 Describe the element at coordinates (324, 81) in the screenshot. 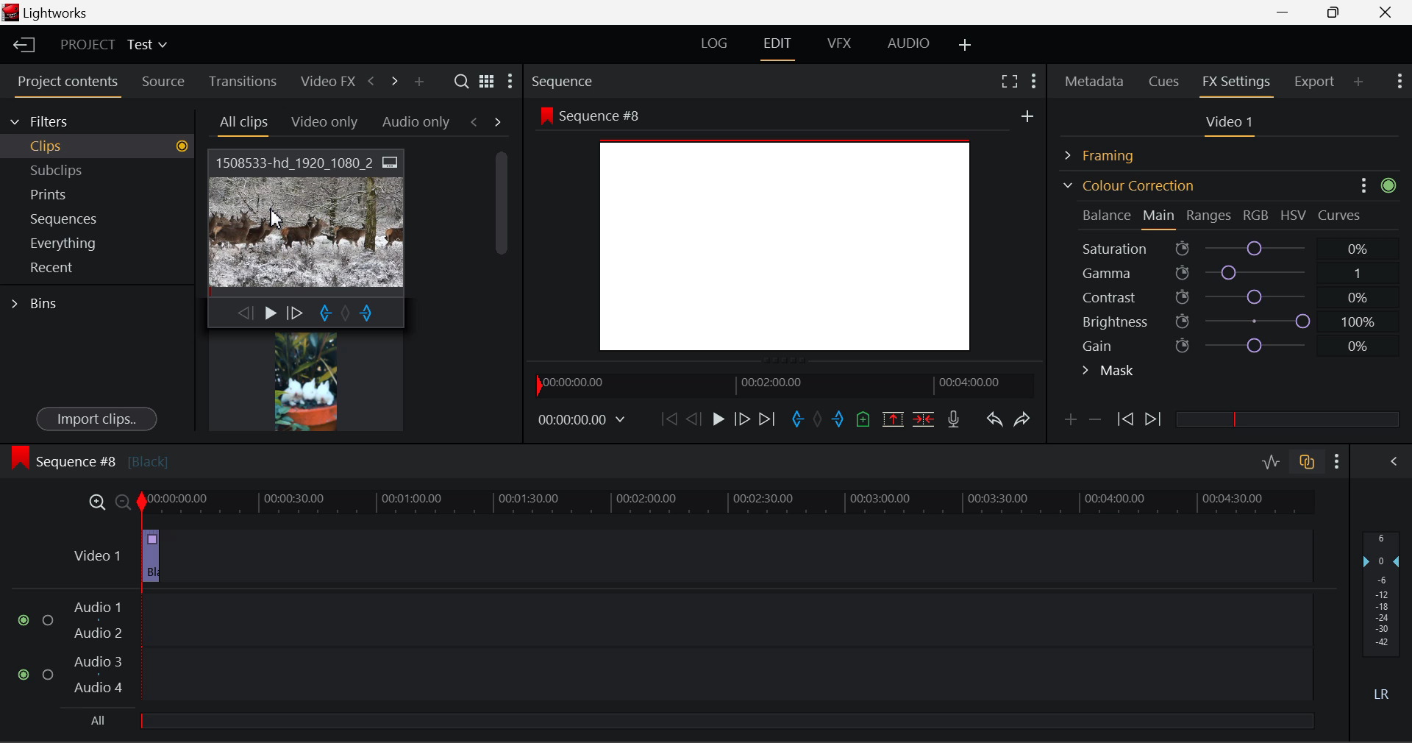

I see `Video FX` at that location.